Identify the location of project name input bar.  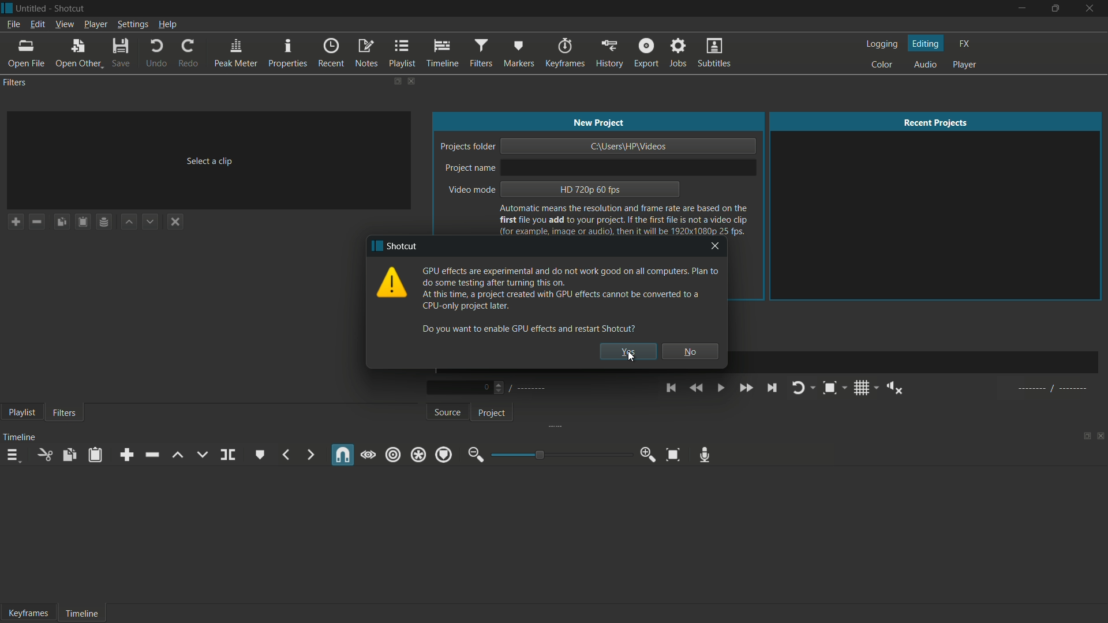
(628, 167).